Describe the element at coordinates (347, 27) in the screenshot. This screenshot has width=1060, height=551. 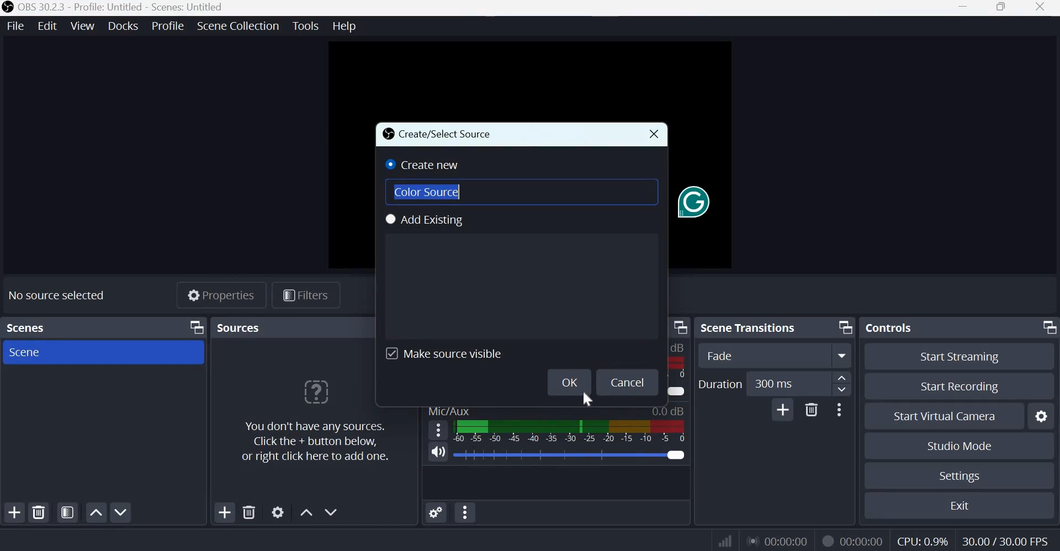
I see `Help` at that location.